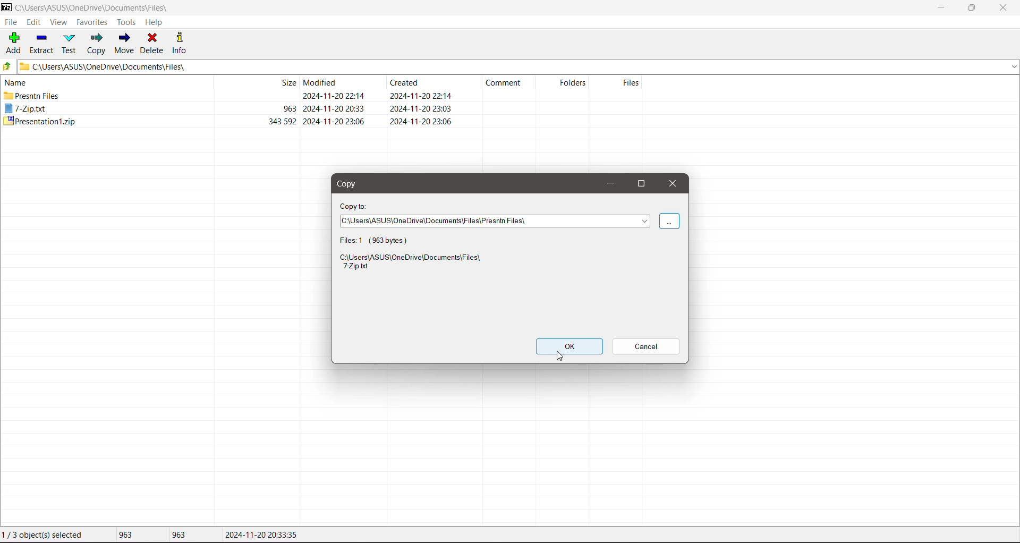 The image size is (1020, 543). What do you see at coordinates (91, 22) in the screenshot?
I see `Favorites` at bounding box center [91, 22].